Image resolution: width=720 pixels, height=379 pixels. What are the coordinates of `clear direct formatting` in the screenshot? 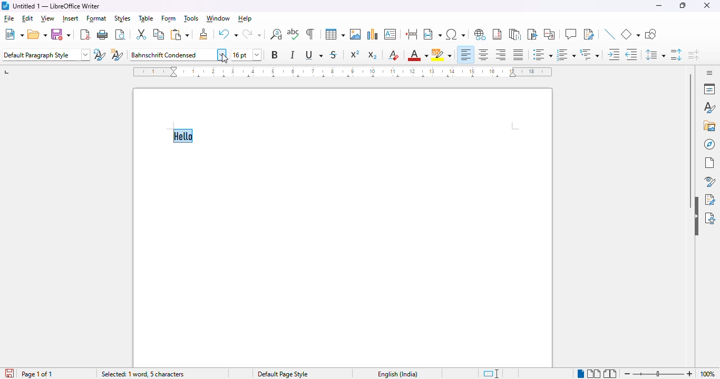 It's located at (394, 55).